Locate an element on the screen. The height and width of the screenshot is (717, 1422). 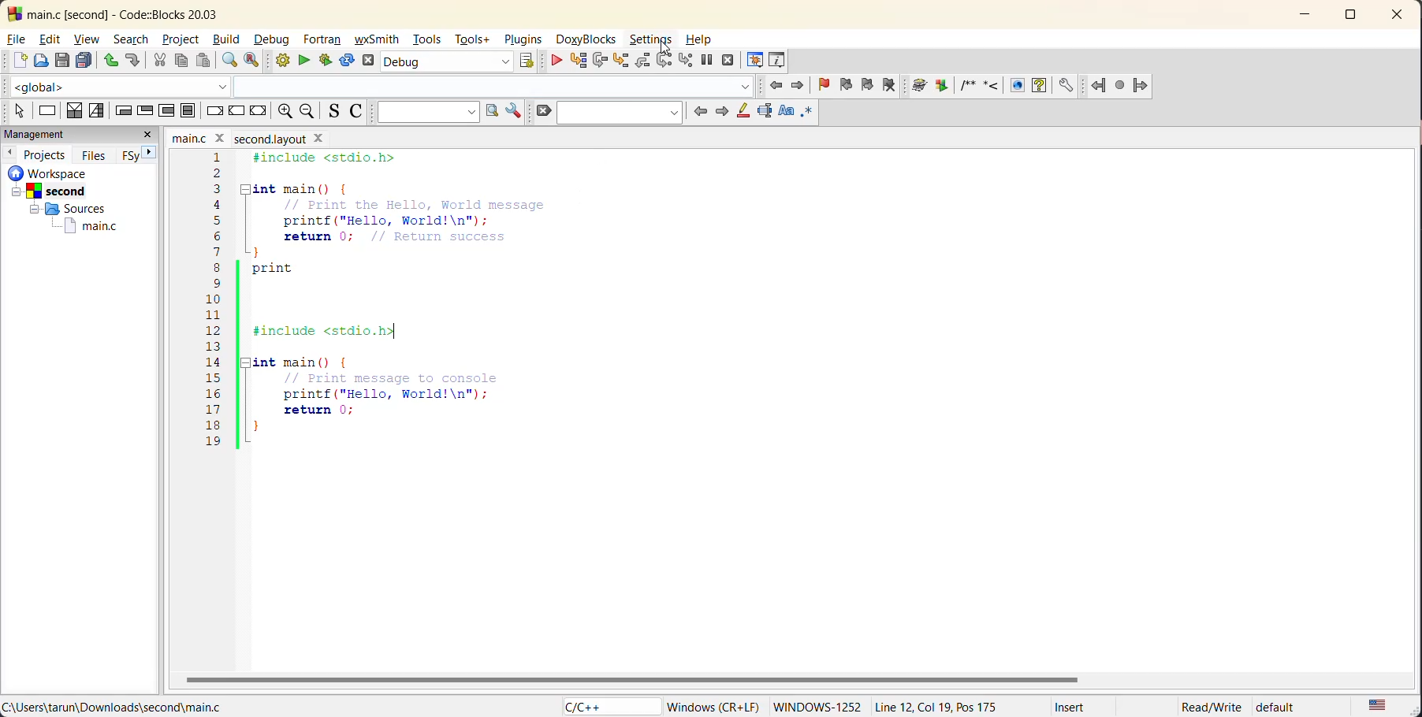
workspace is located at coordinates (62, 173).